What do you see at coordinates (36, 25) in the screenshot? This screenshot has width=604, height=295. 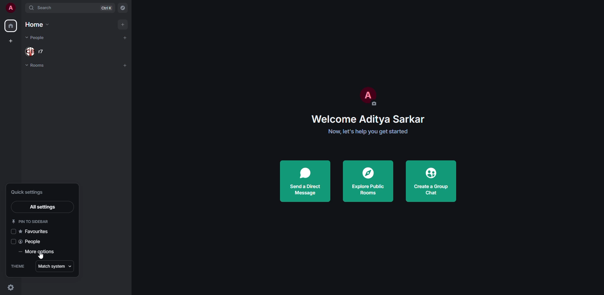 I see `home` at bounding box center [36, 25].